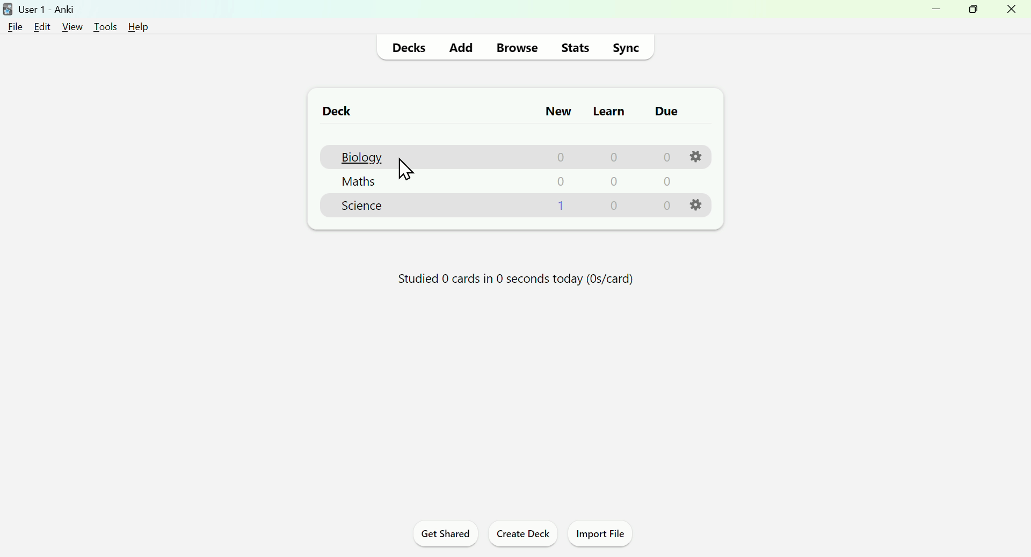  Describe the element at coordinates (411, 174) in the screenshot. I see `Cursor` at that location.